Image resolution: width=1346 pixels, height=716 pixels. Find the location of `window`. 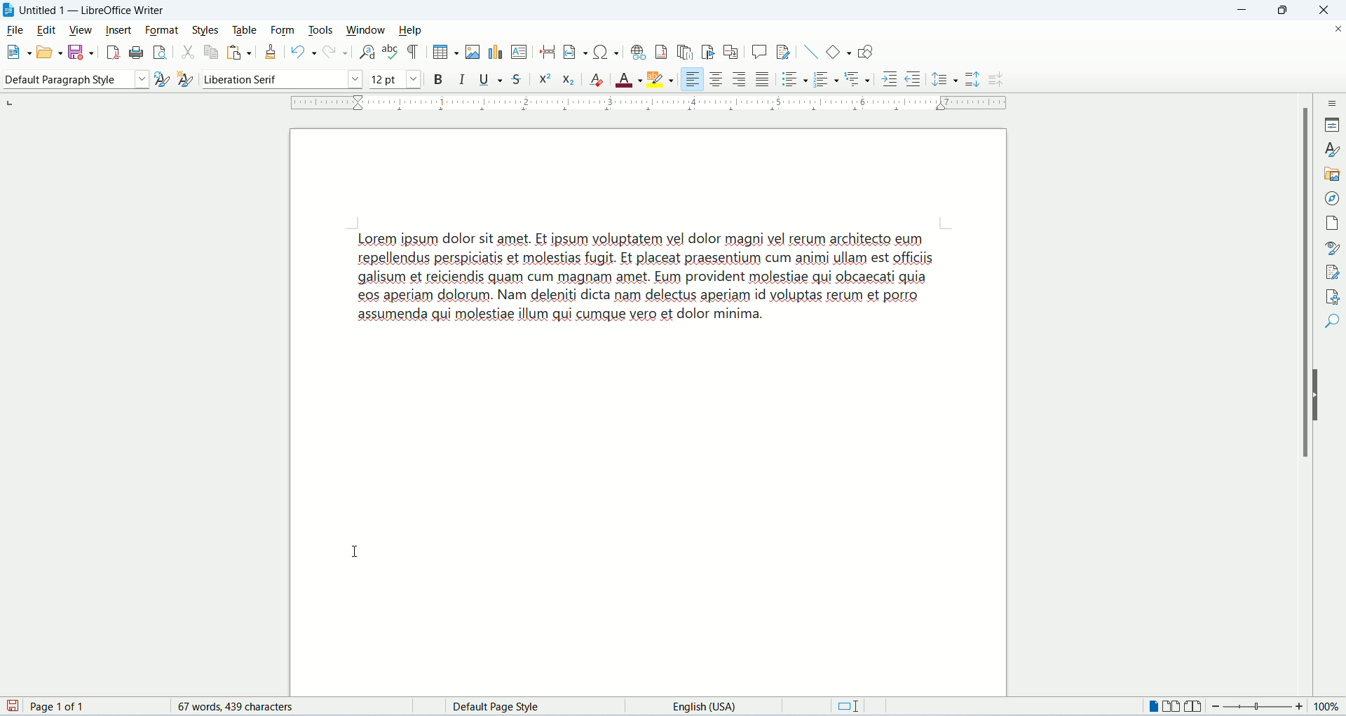

window is located at coordinates (366, 29).